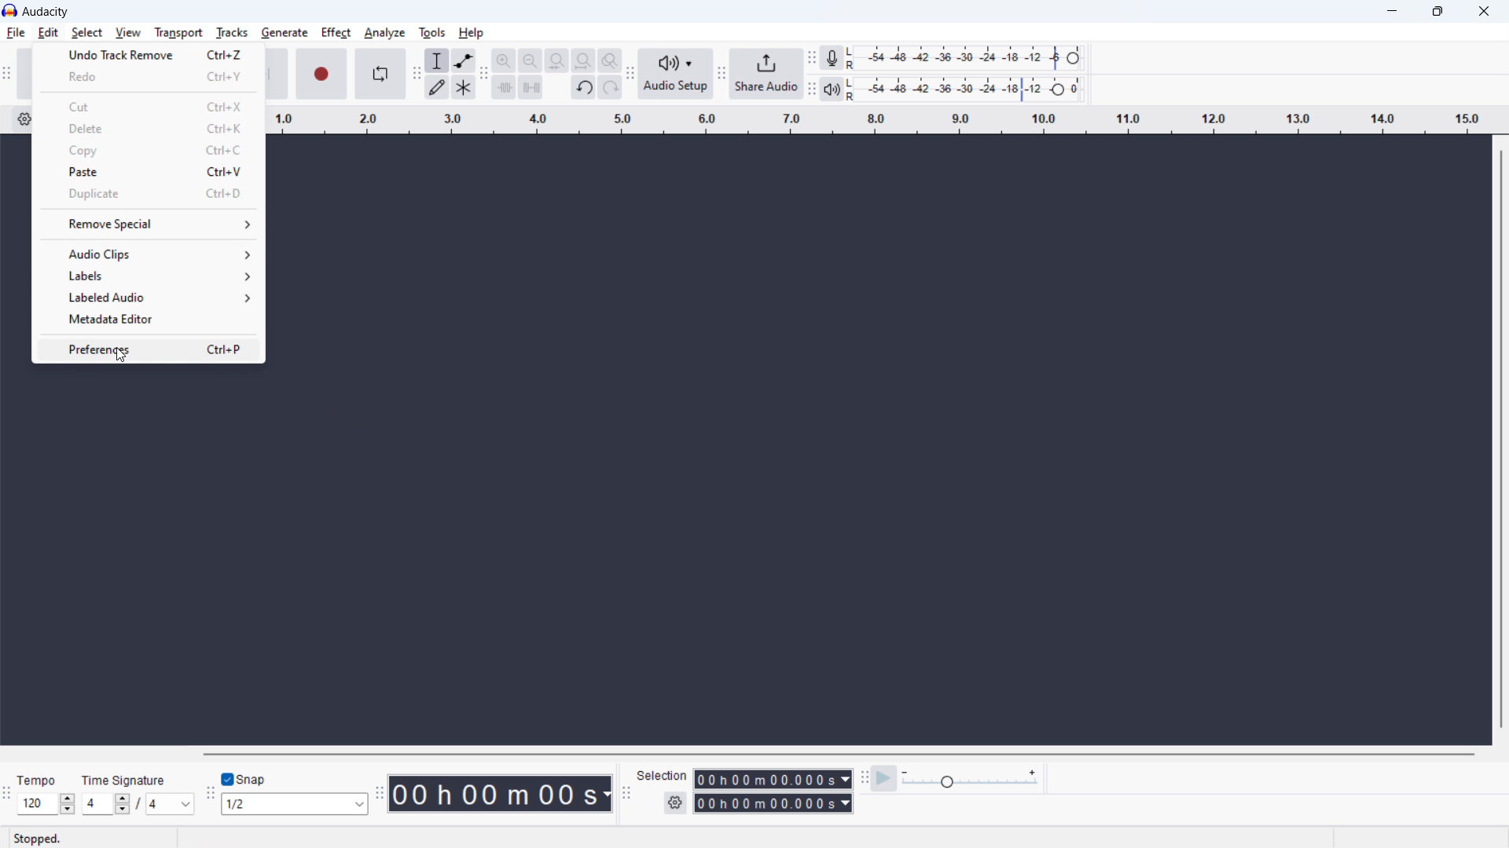  Describe the element at coordinates (864, 779) in the screenshot. I see `play at speed toolbar` at that location.